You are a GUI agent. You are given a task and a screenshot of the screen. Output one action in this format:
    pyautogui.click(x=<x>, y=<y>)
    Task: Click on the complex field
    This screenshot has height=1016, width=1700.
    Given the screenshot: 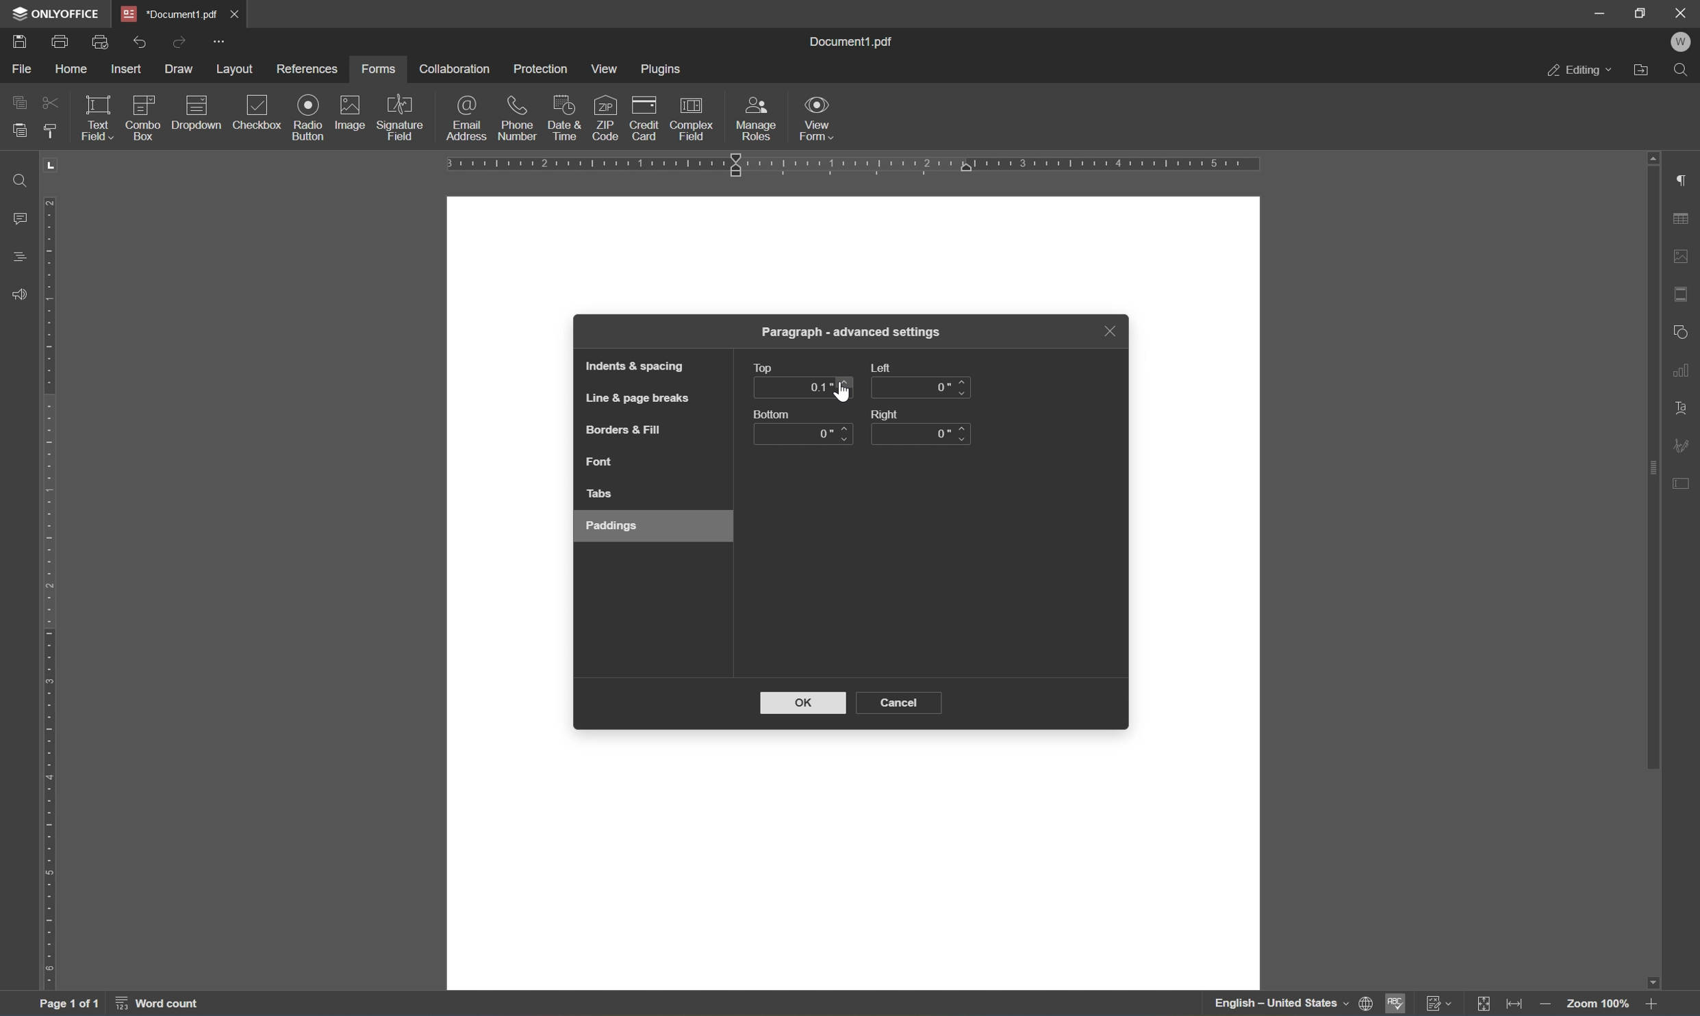 What is the action you would take?
    pyautogui.click(x=693, y=117)
    